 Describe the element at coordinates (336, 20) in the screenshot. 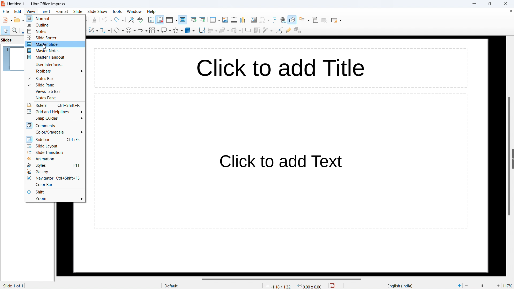

I see `slide layout` at that location.